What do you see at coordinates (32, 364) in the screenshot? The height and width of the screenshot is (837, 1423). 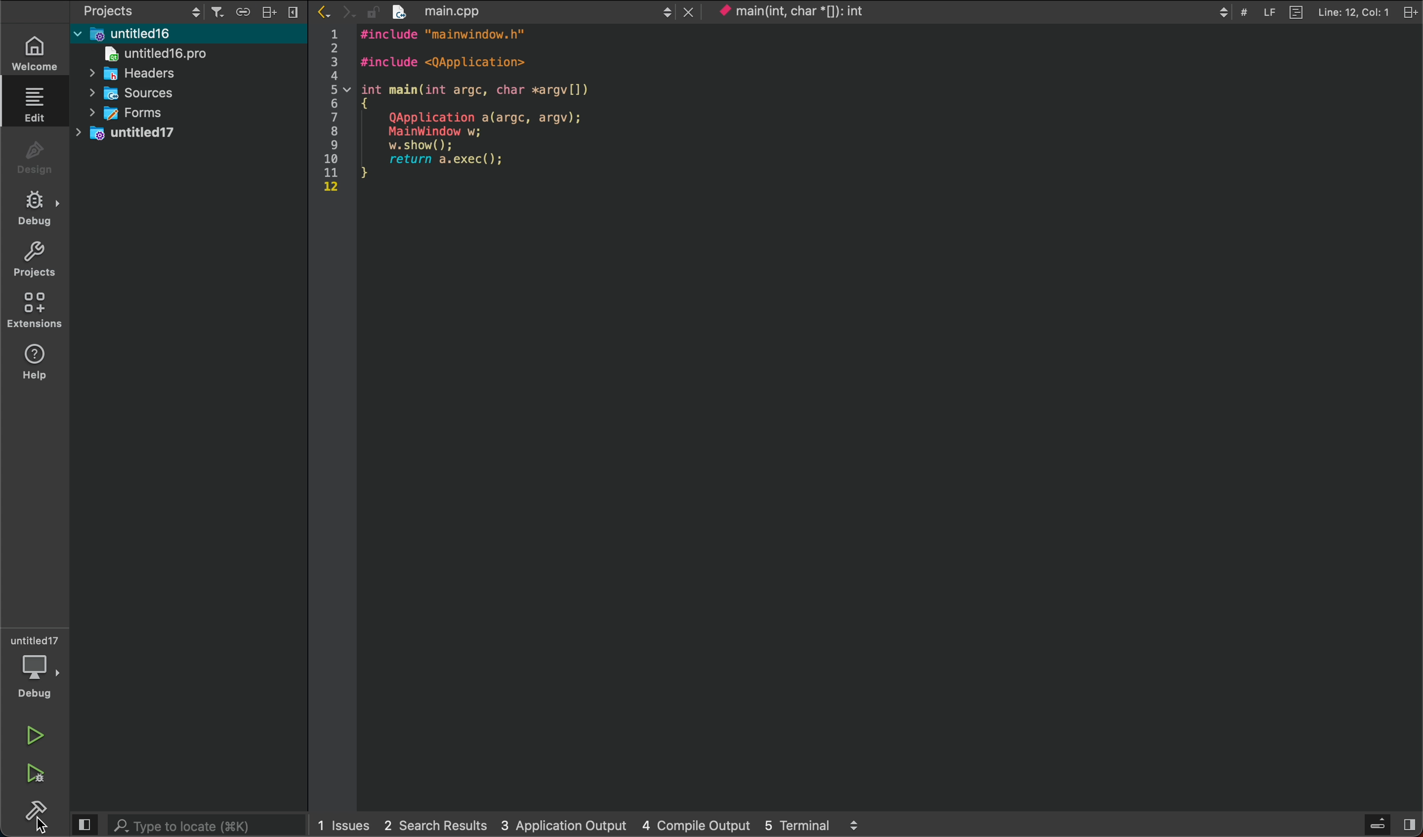 I see `help` at bounding box center [32, 364].